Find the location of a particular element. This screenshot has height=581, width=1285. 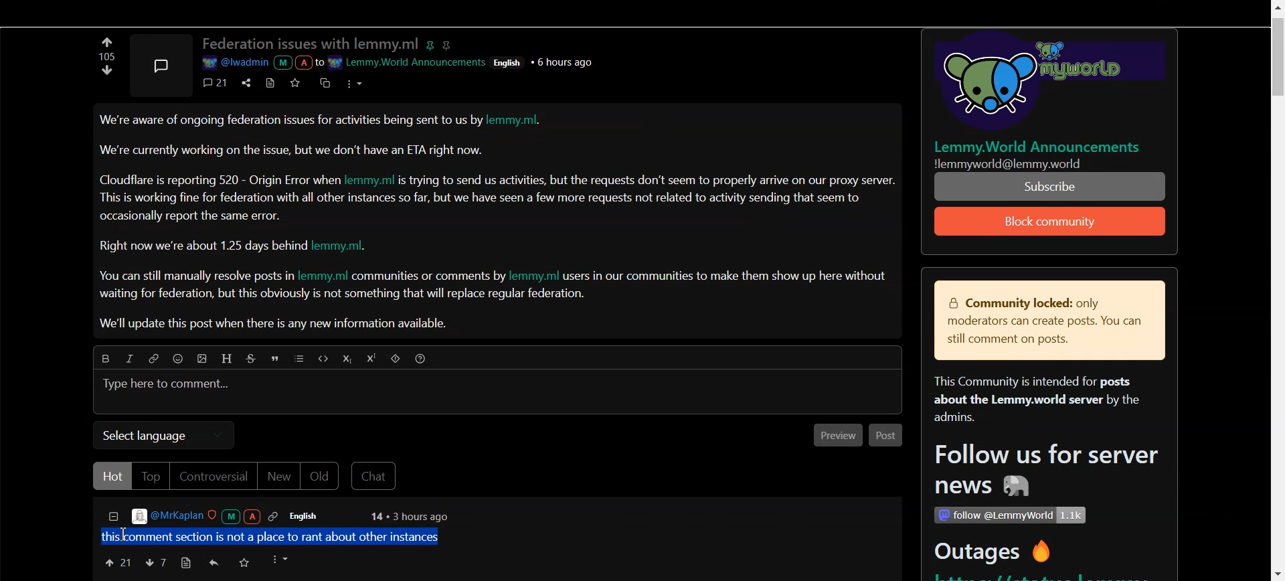

@MrKaplan is located at coordinates (206, 516).